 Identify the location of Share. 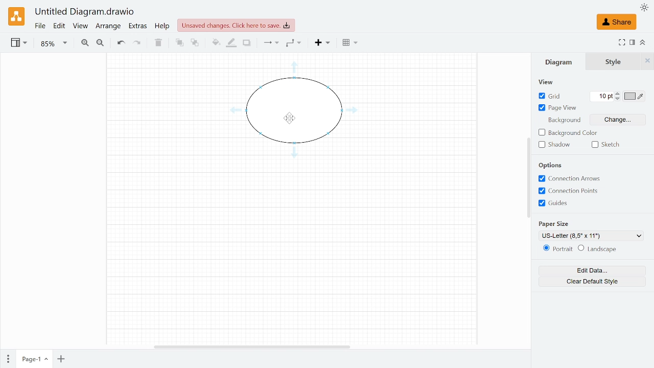
(617, 21).